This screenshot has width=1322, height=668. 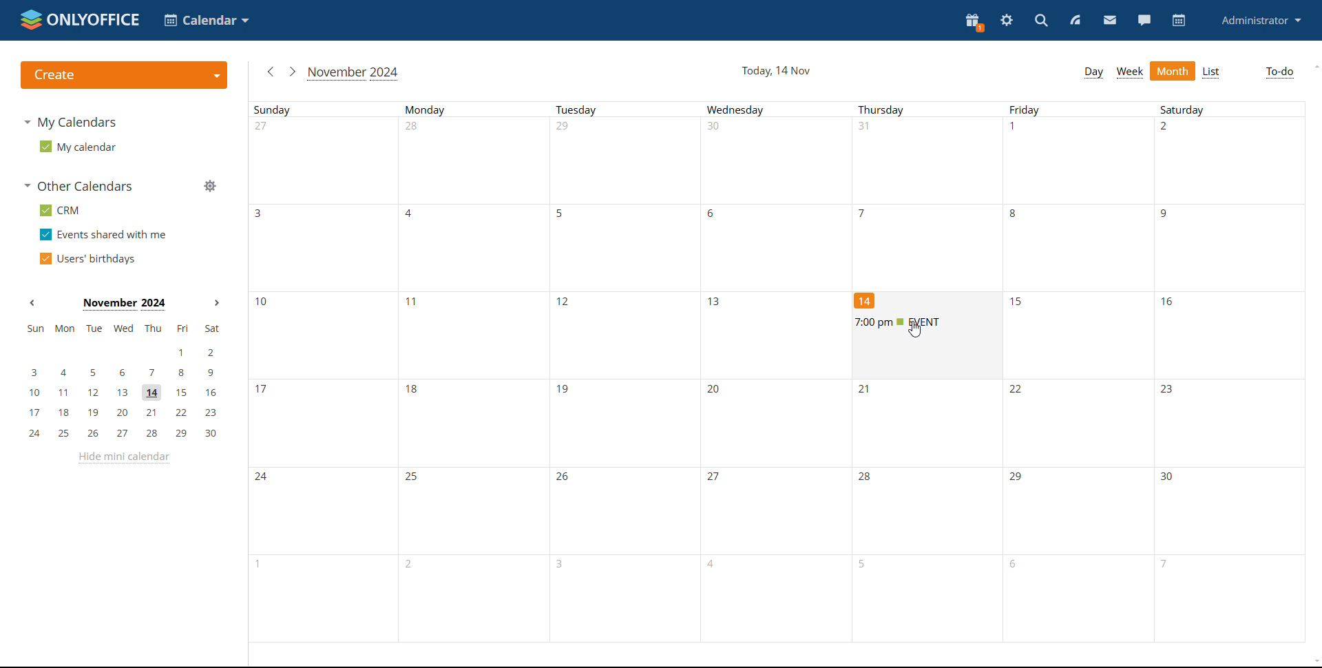 What do you see at coordinates (291, 71) in the screenshot?
I see `next month` at bounding box center [291, 71].